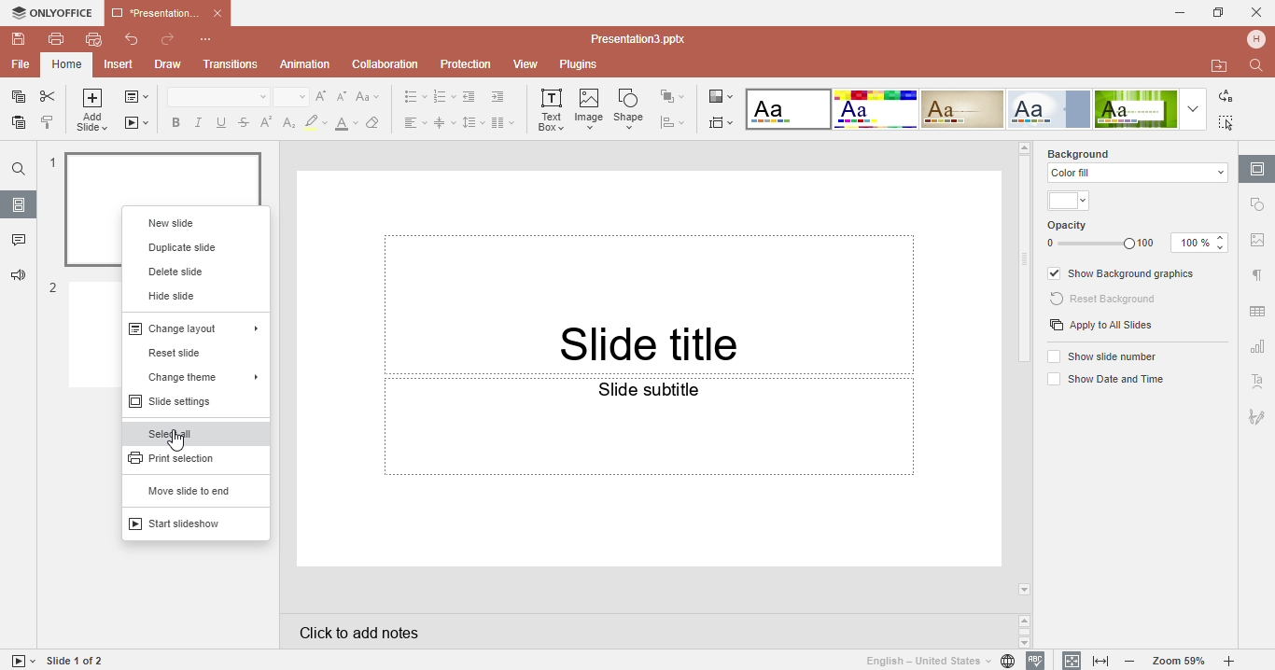 Image resolution: width=1275 pixels, height=670 pixels. I want to click on Maximize, so click(1219, 11).